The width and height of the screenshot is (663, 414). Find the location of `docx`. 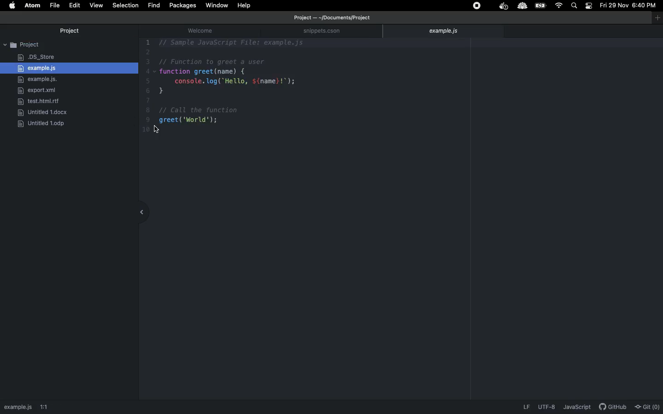

docx is located at coordinates (43, 112).